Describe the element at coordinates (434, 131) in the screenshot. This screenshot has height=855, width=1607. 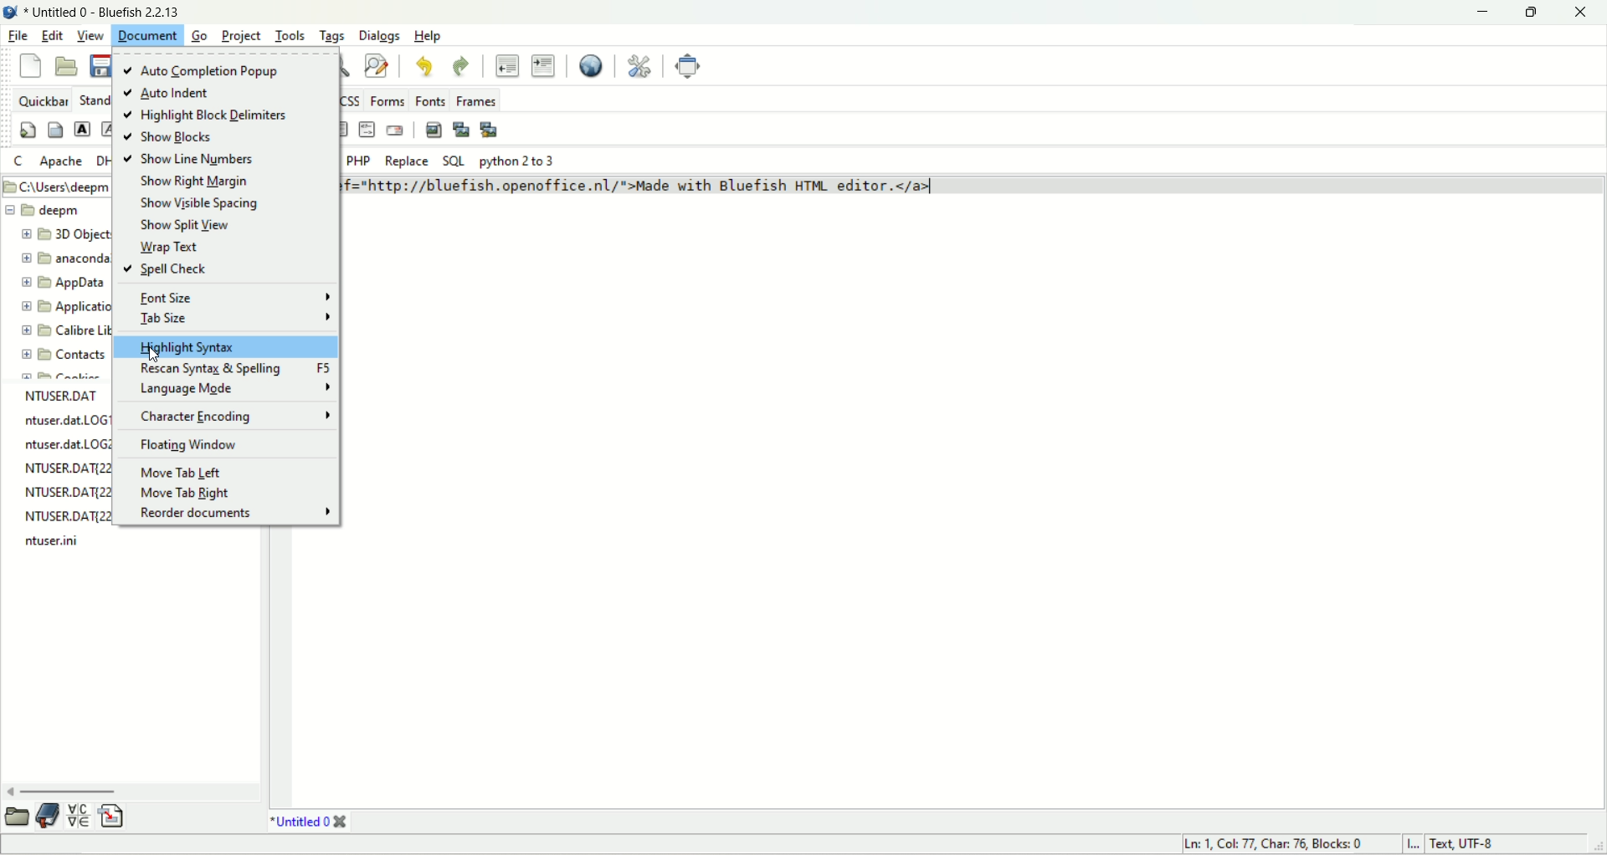
I see `insert image` at that location.